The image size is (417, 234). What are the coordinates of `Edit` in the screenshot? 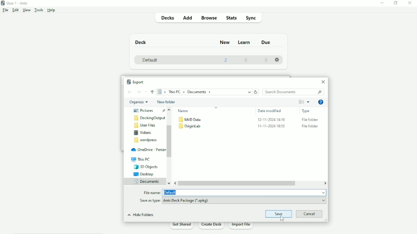 It's located at (15, 10).